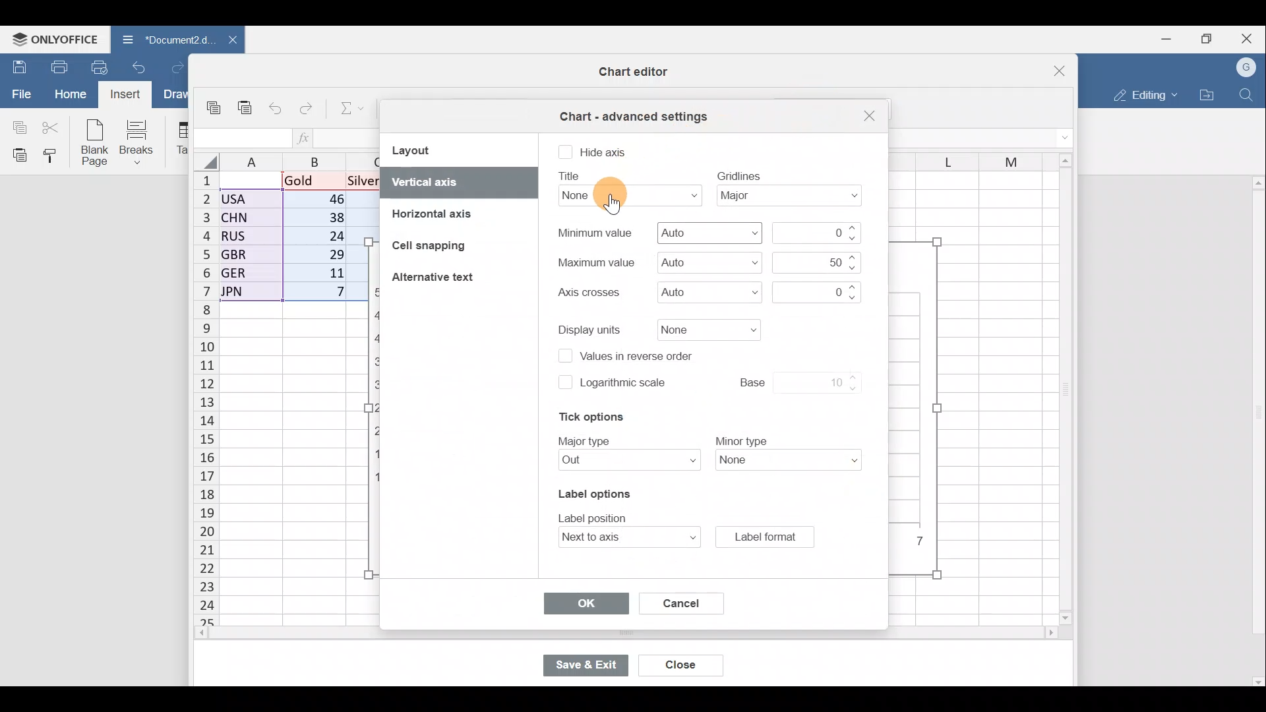  What do you see at coordinates (139, 66) in the screenshot?
I see `Undo` at bounding box center [139, 66].